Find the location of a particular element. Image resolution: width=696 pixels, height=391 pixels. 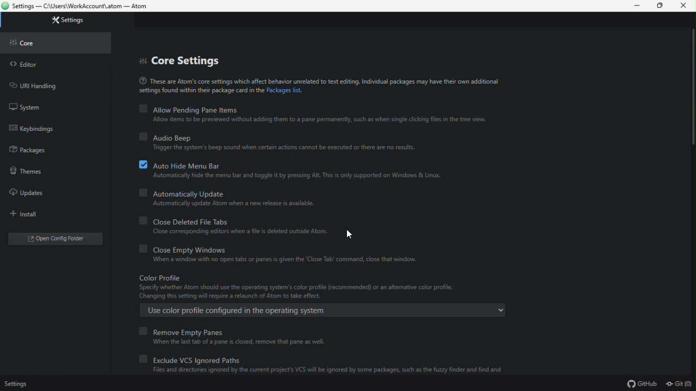

These are Atom's core settings which affect behavior unrelated to text editing. Individual packages may have their own additional is located at coordinates (324, 80).